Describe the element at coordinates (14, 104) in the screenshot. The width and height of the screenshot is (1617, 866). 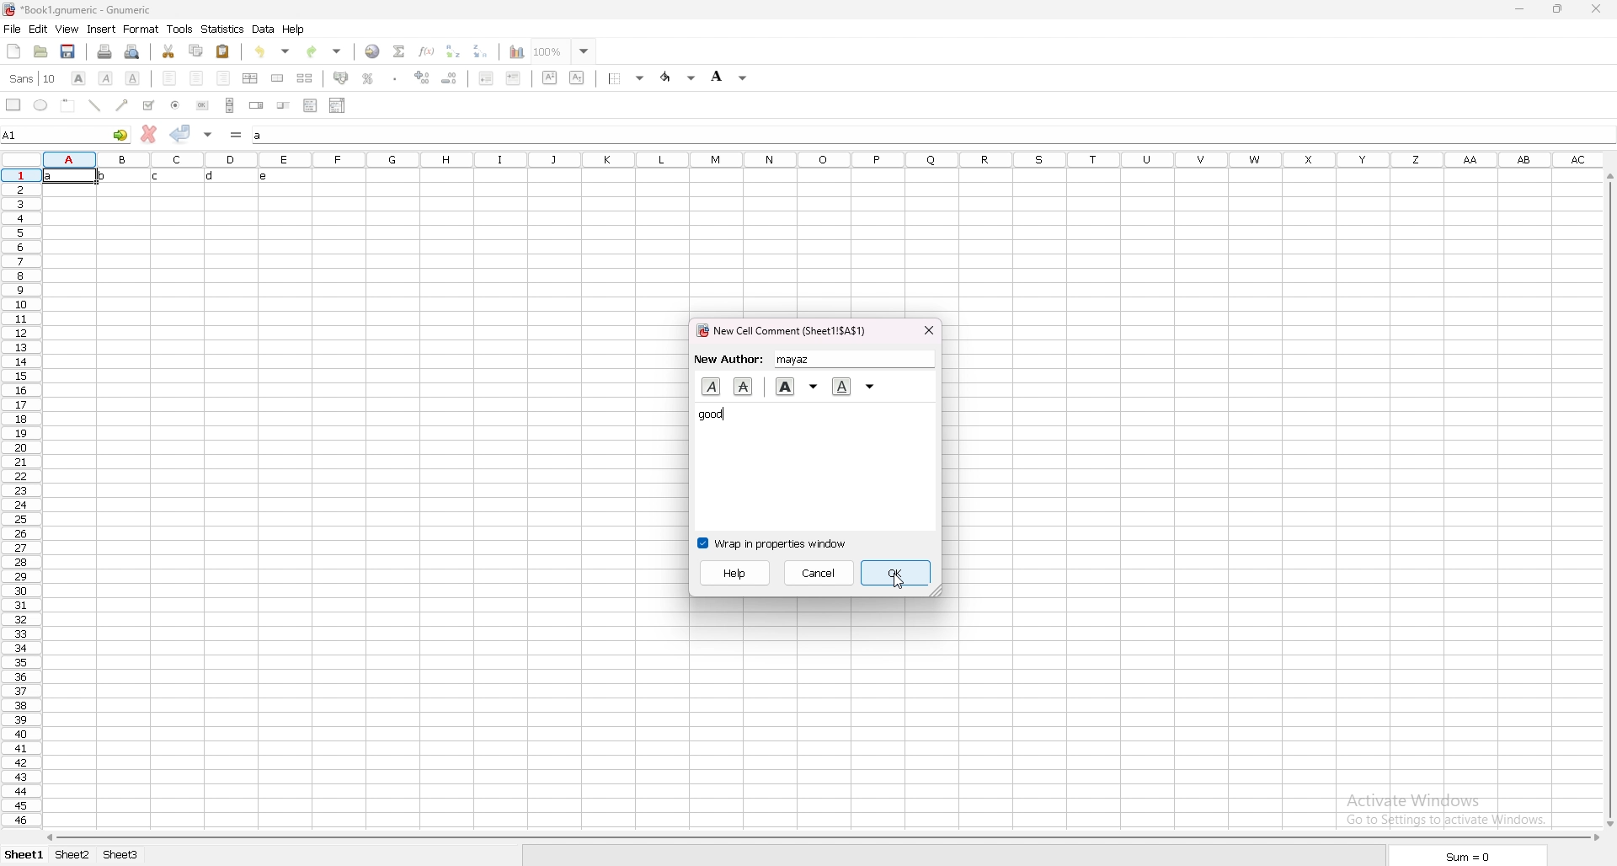
I see `rectangle` at that location.